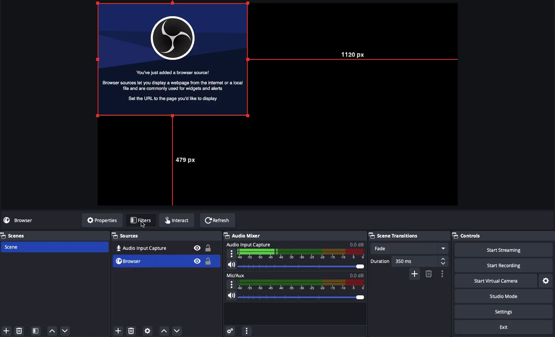 The height and width of the screenshot is (337, 555). I want to click on Start virtual camera, so click(495, 281).